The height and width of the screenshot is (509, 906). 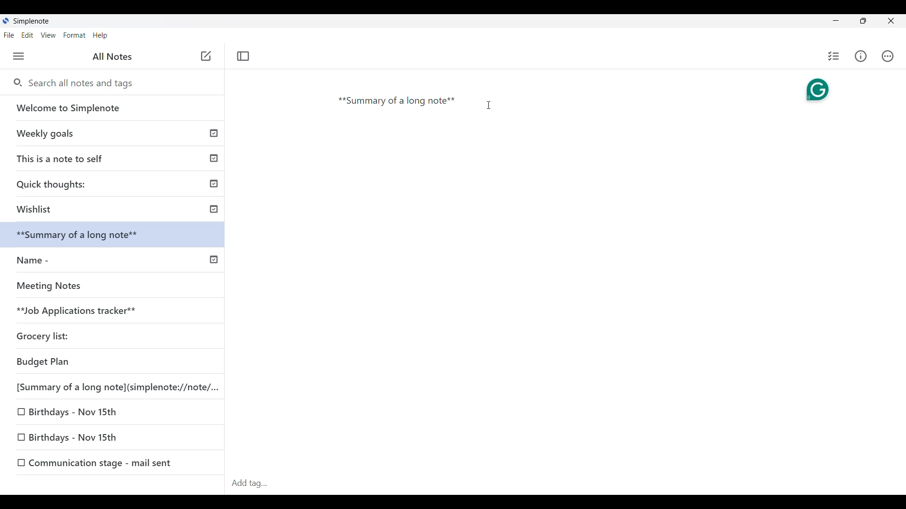 I want to click on Add tag, so click(x=253, y=481).